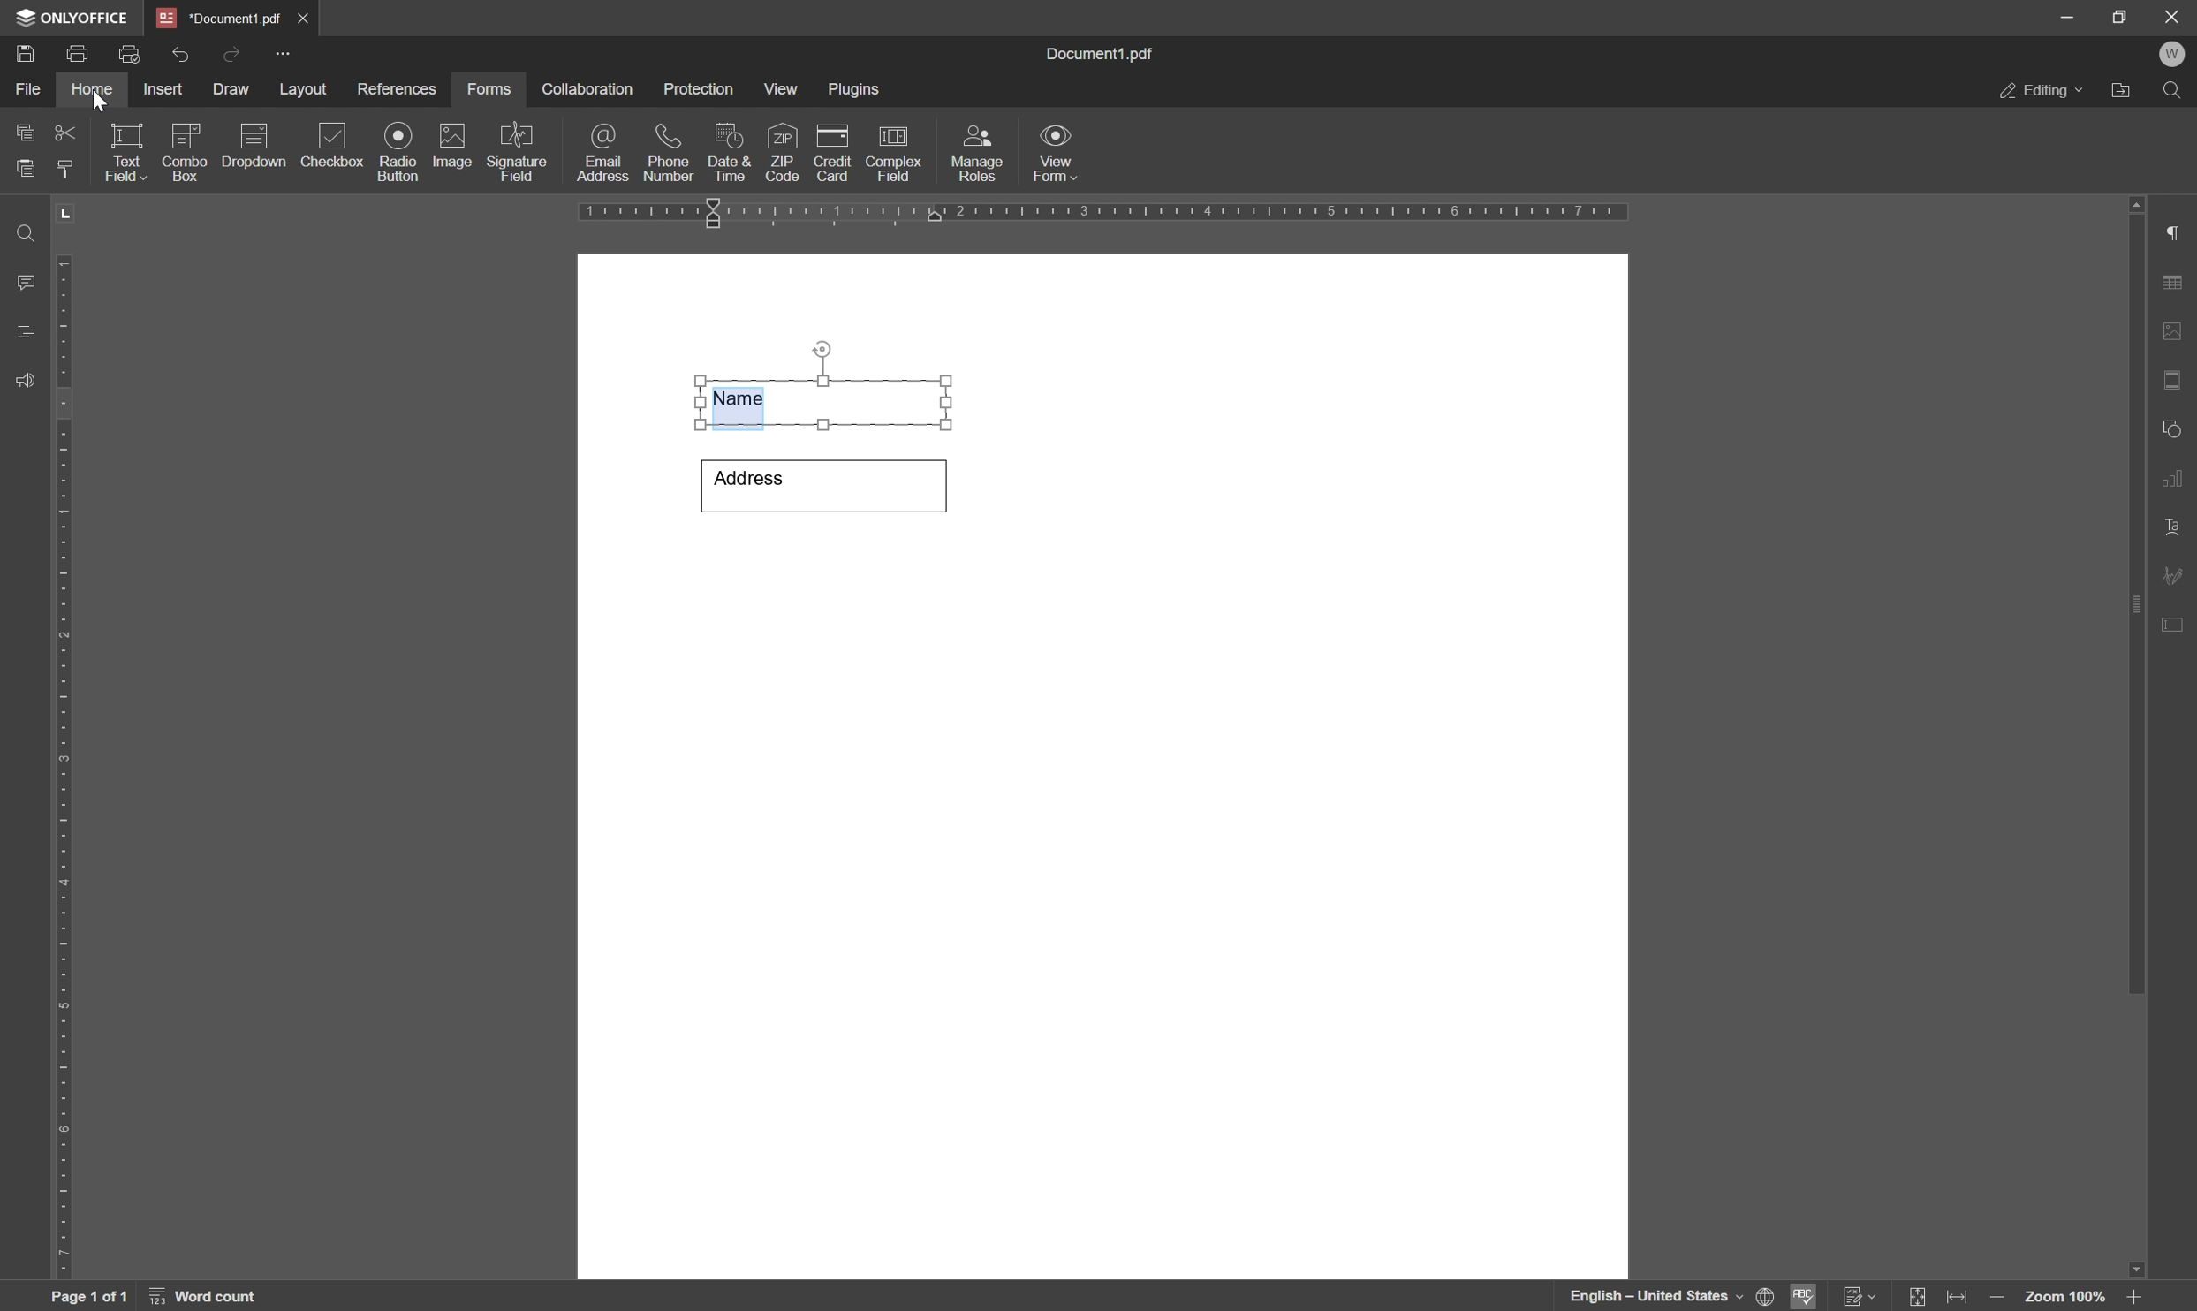 The image size is (2197, 1311). What do you see at coordinates (305, 15) in the screenshot?
I see `close` at bounding box center [305, 15].